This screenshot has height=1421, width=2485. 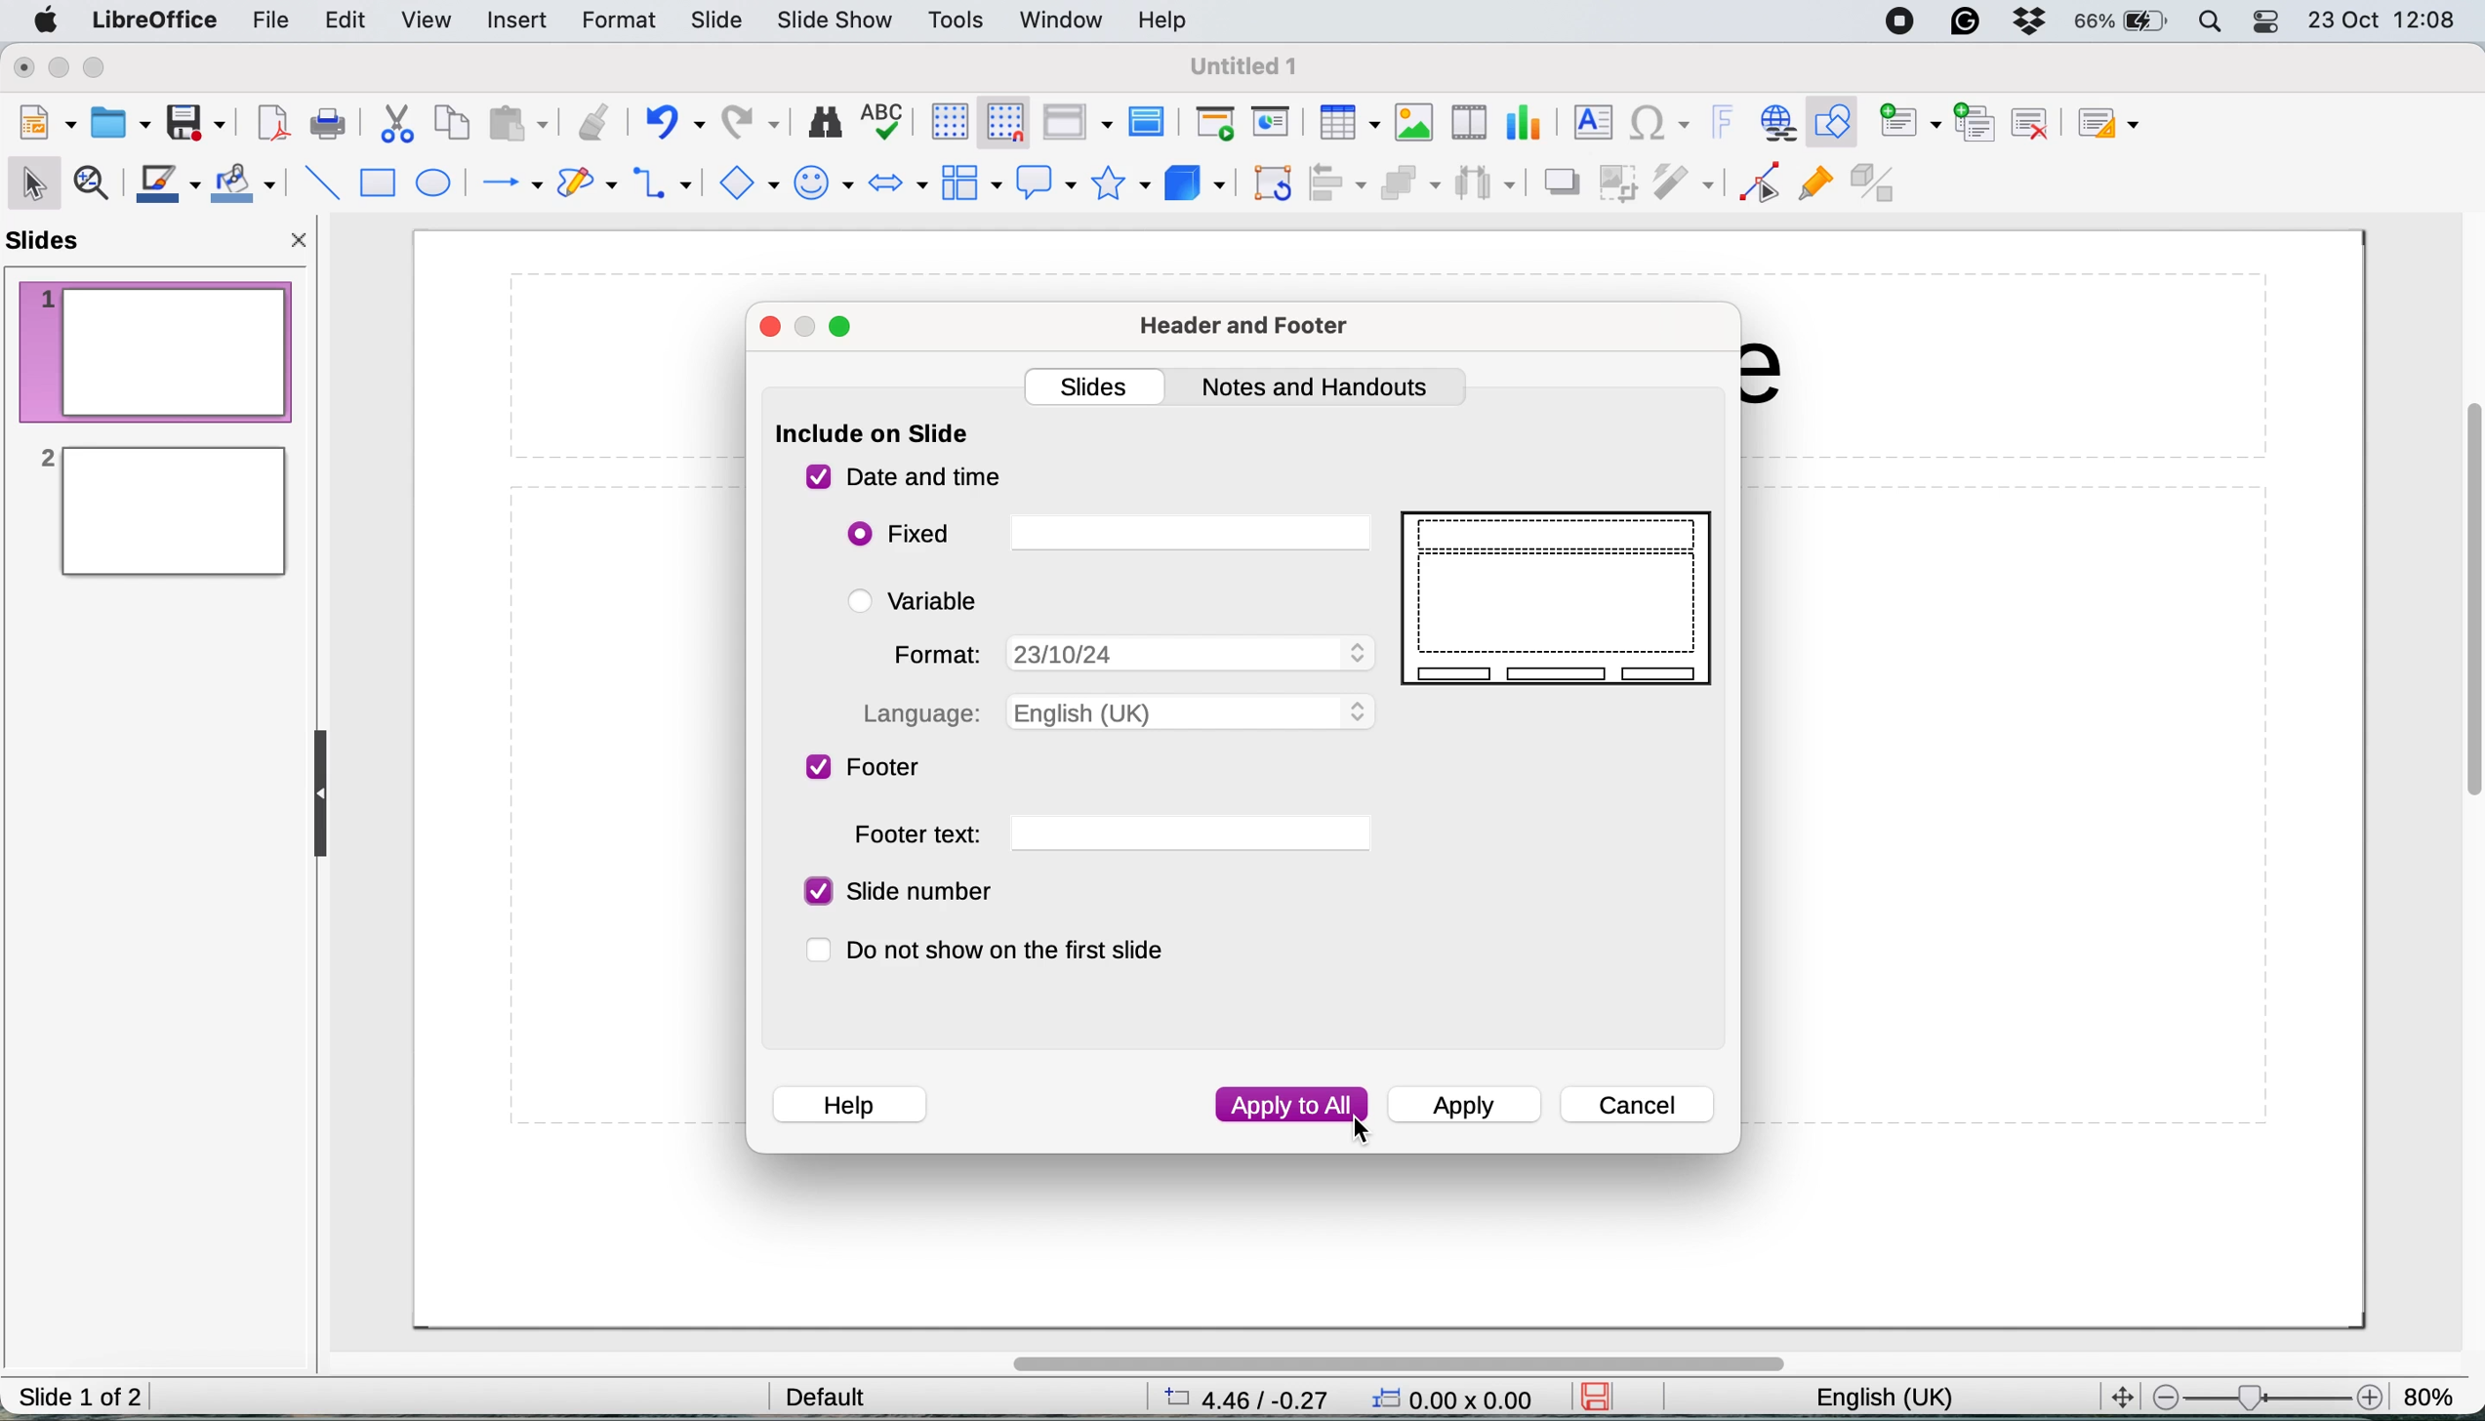 What do you see at coordinates (943, 120) in the screenshot?
I see `display grid` at bounding box center [943, 120].